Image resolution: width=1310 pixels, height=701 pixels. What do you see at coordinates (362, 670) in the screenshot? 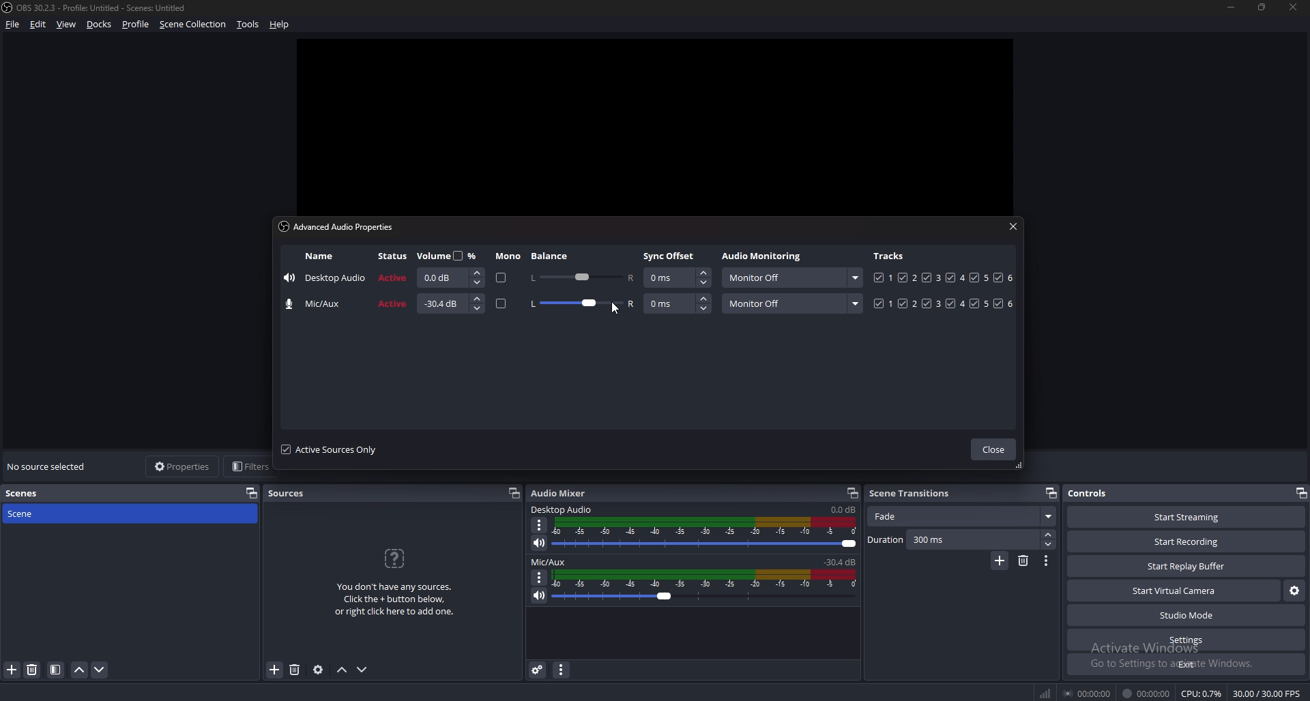
I see `move source down` at bounding box center [362, 670].